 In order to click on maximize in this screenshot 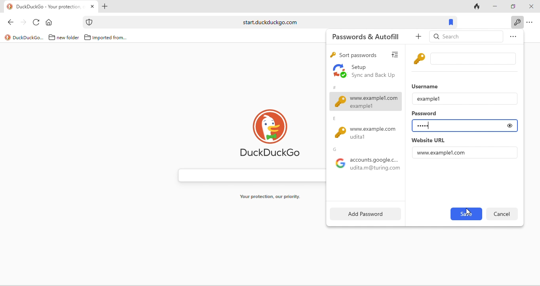, I will do `click(511, 6)`.